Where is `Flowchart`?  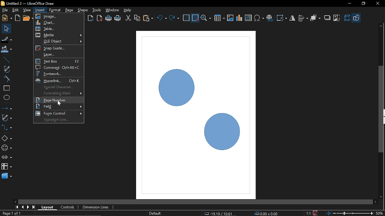
Flowchart is located at coordinates (7, 166).